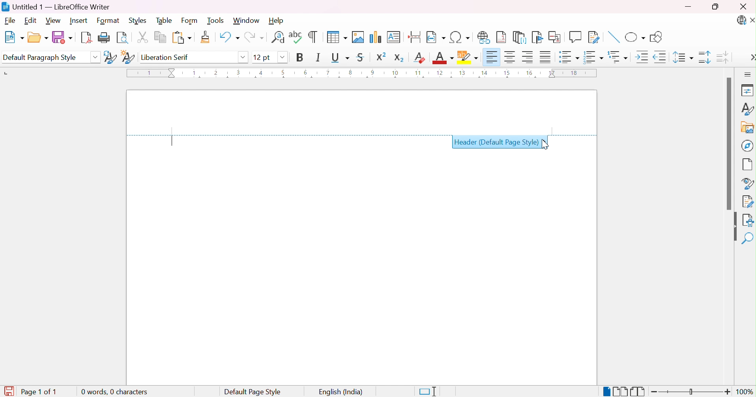 This screenshot has height=397, width=756. What do you see at coordinates (727, 391) in the screenshot?
I see `Zoom in` at bounding box center [727, 391].